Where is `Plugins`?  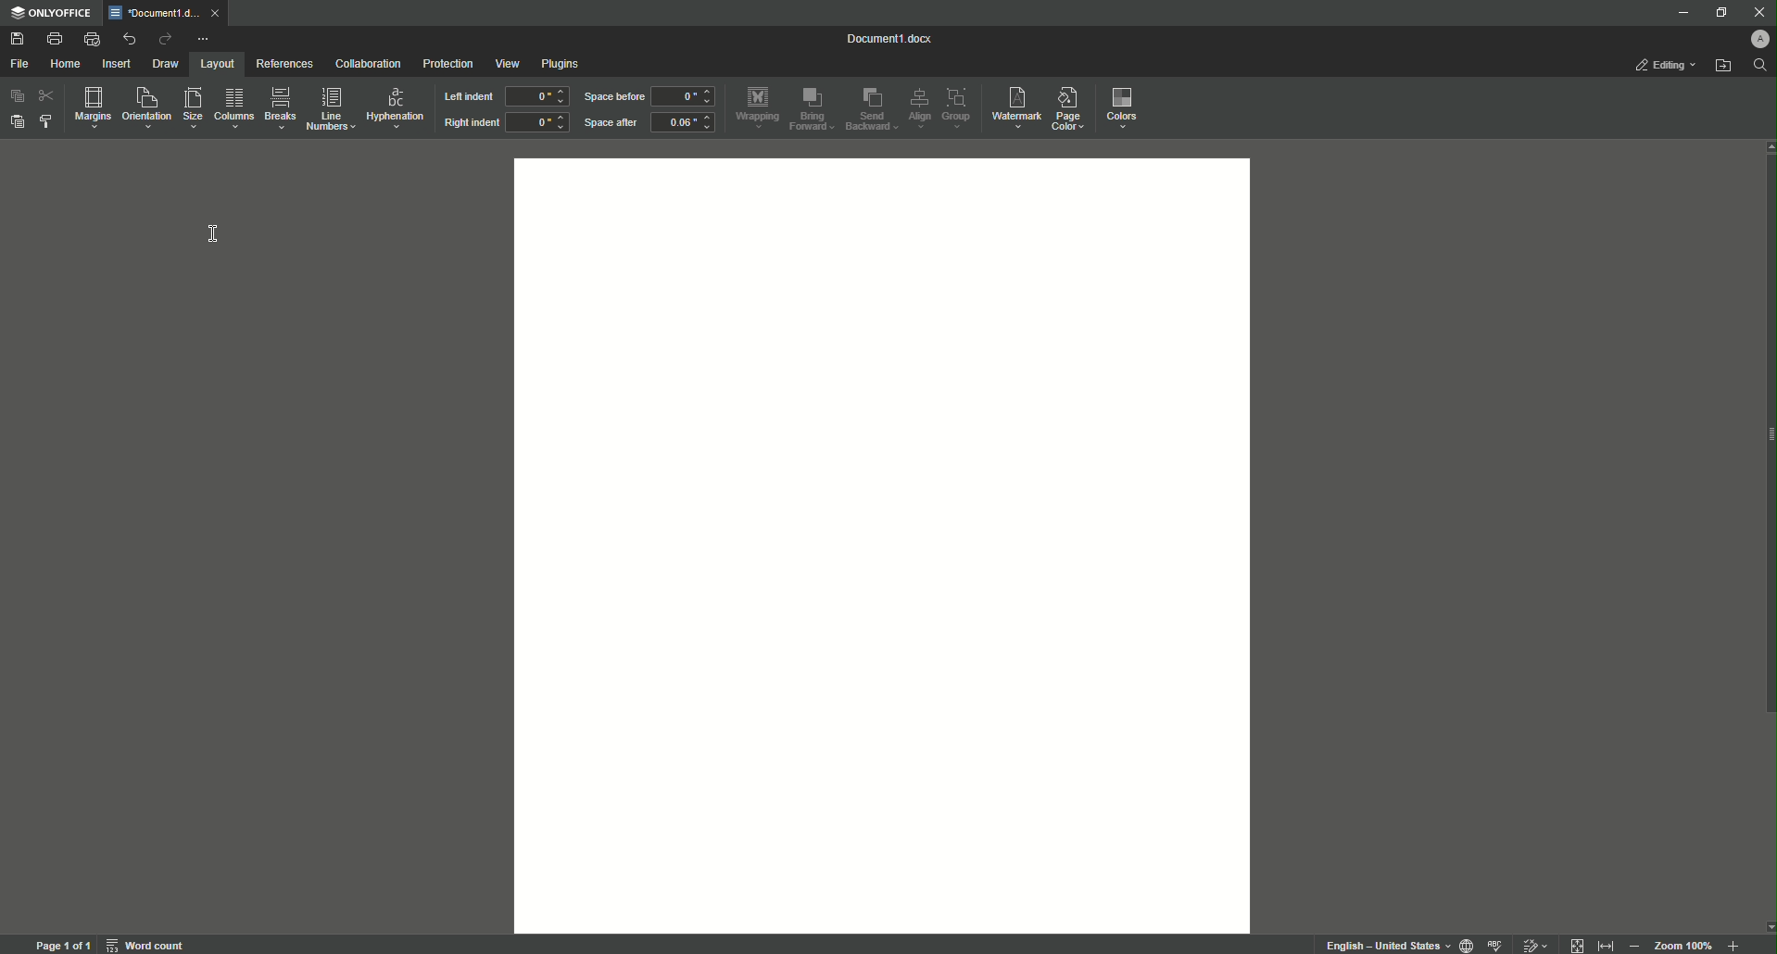
Plugins is located at coordinates (564, 64).